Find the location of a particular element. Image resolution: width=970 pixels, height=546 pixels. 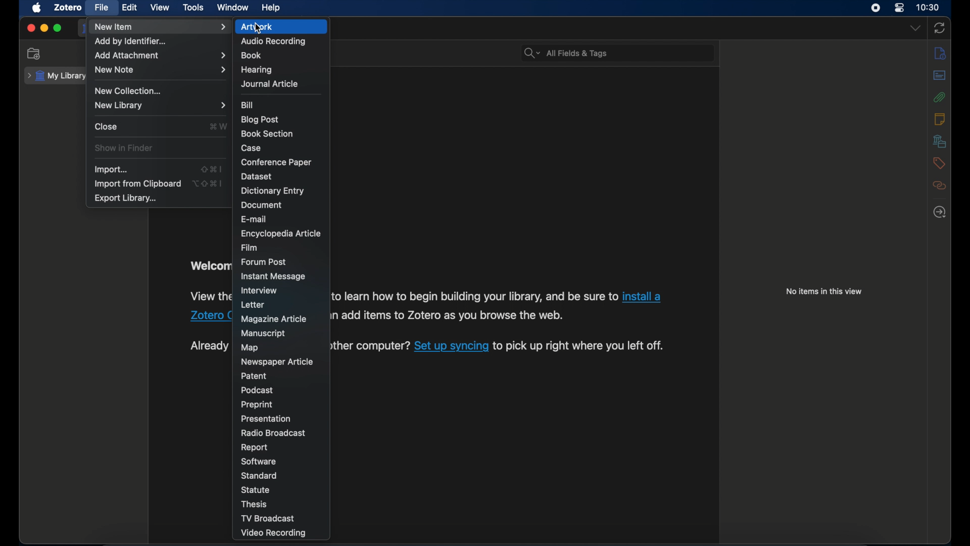

document is located at coordinates (262, 205).